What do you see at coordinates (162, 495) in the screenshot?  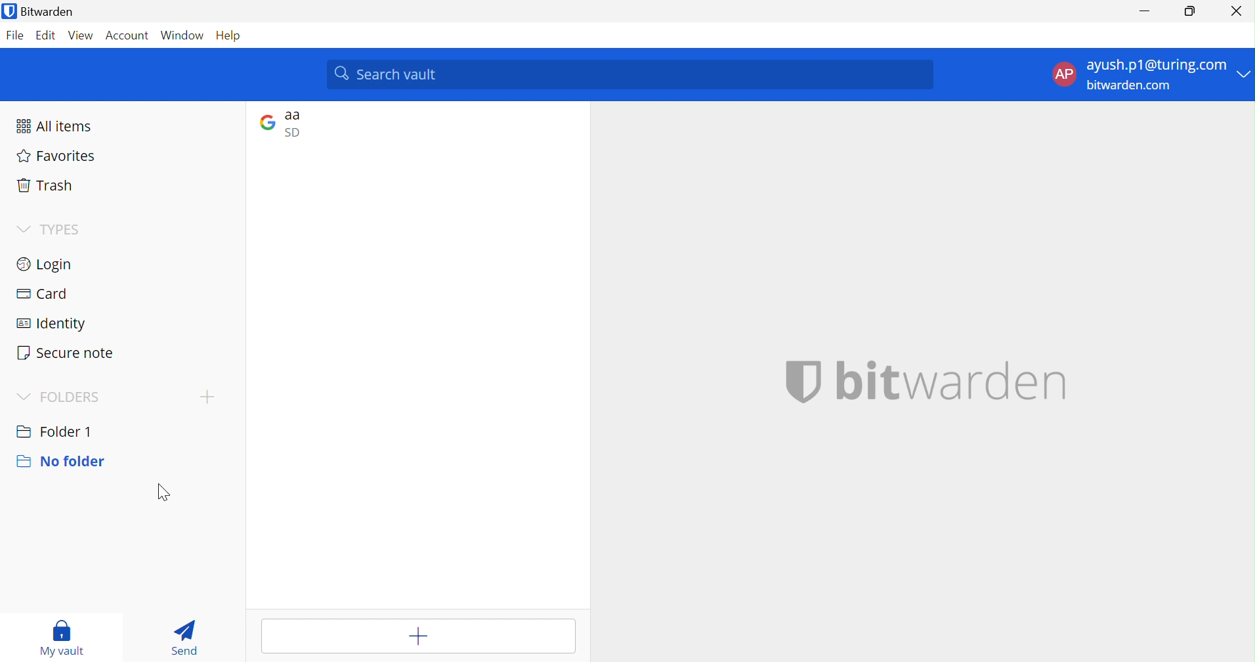 I see `Cursor` at bounding box center [162, 495].